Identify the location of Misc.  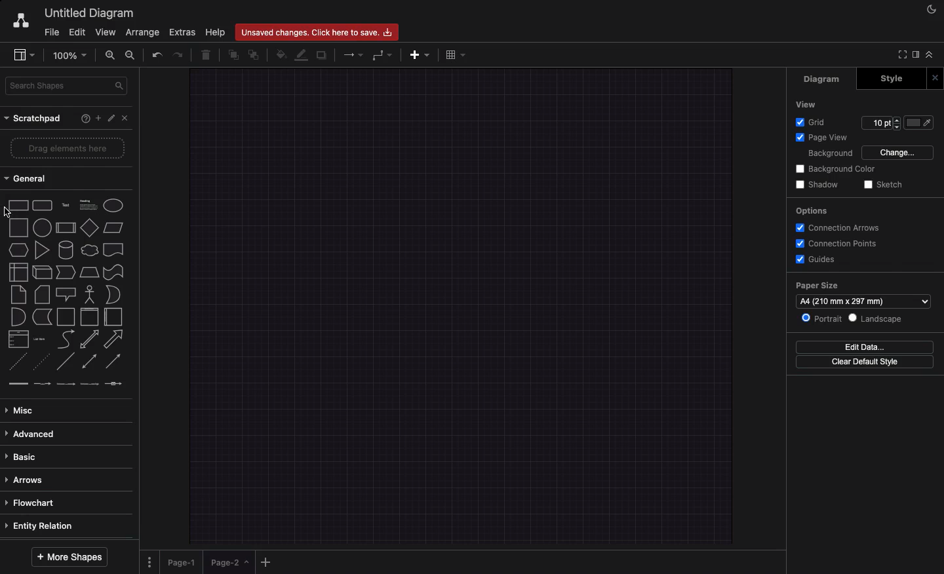
(23, 407).